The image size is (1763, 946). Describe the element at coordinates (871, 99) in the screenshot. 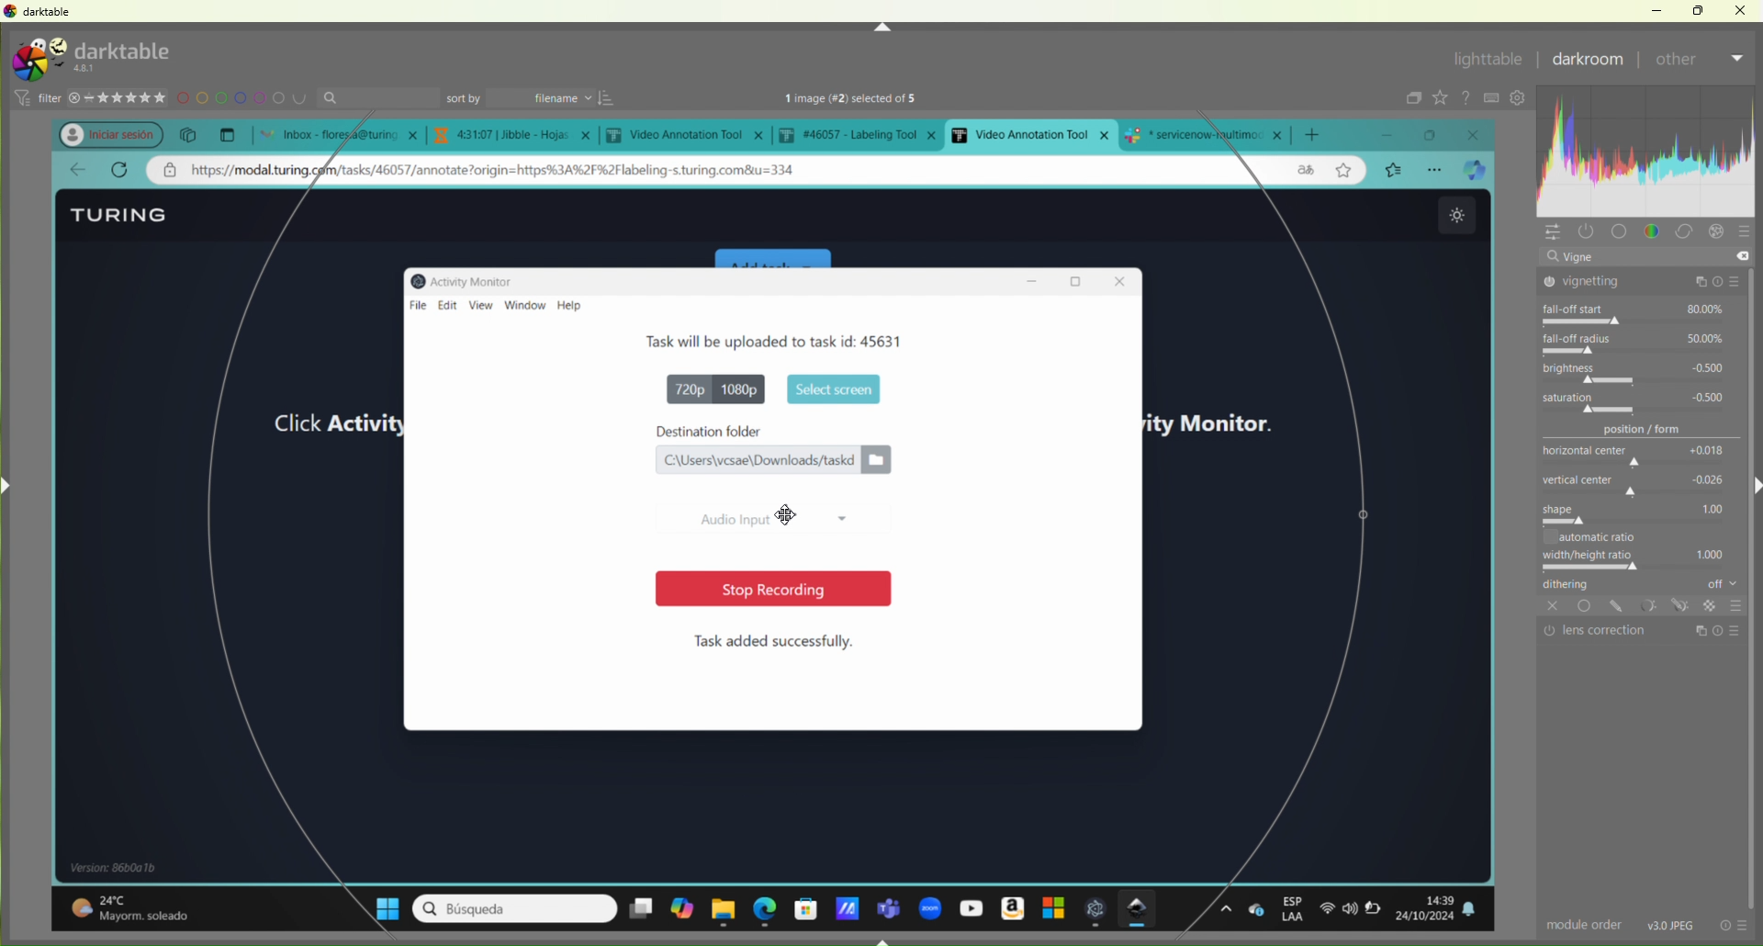

I see `text` at that location.